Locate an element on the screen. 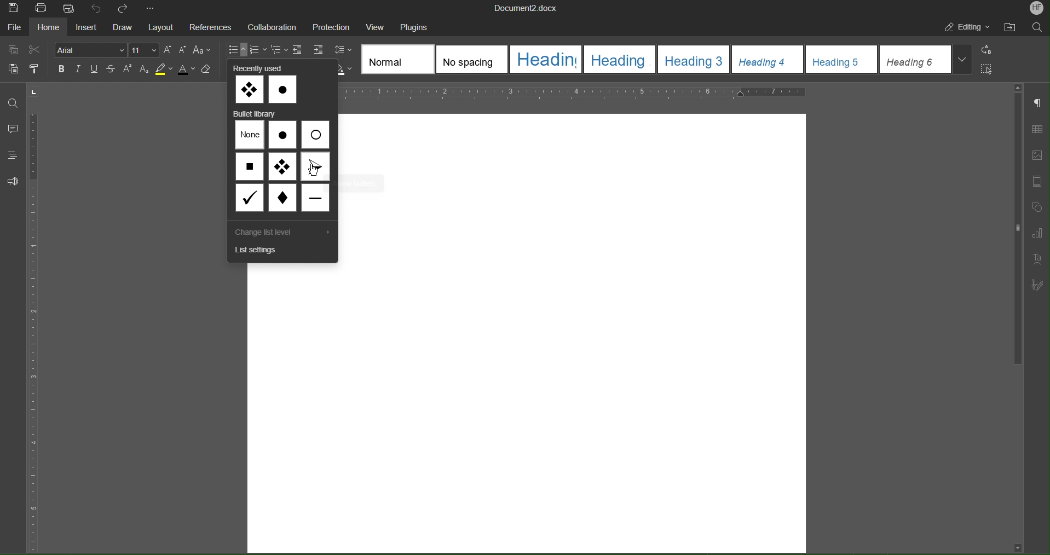 This screenshot has height=555, width=1050. Pointer is located at coordinates (315, 166).